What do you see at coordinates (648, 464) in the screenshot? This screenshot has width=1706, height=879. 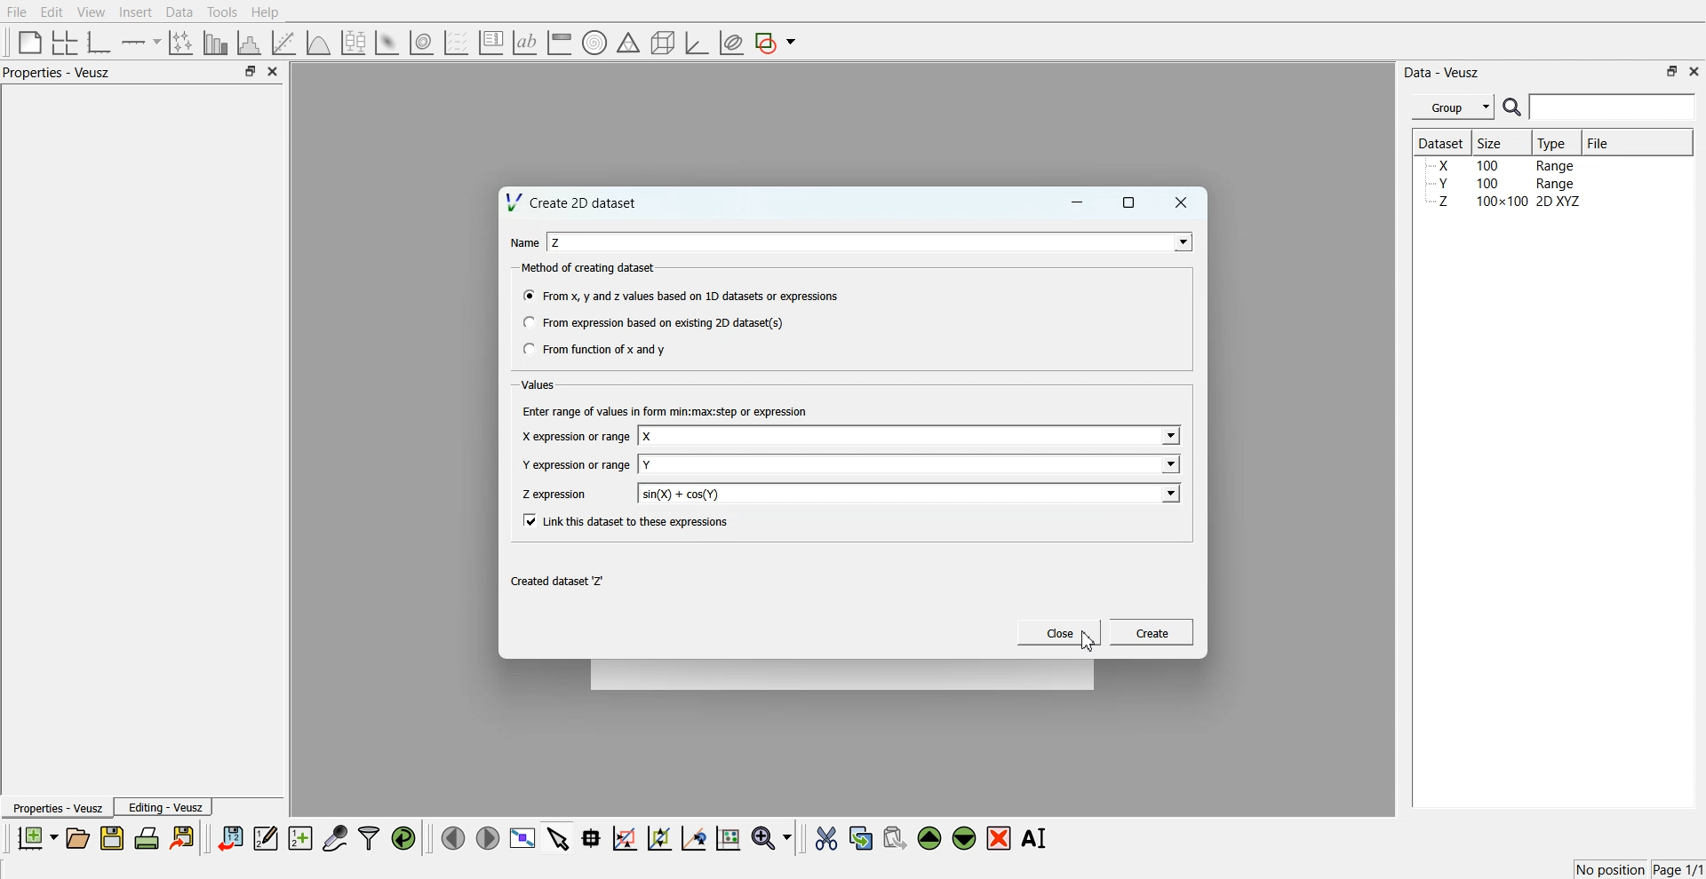 I see `Y` at bounding box center [648, 464].